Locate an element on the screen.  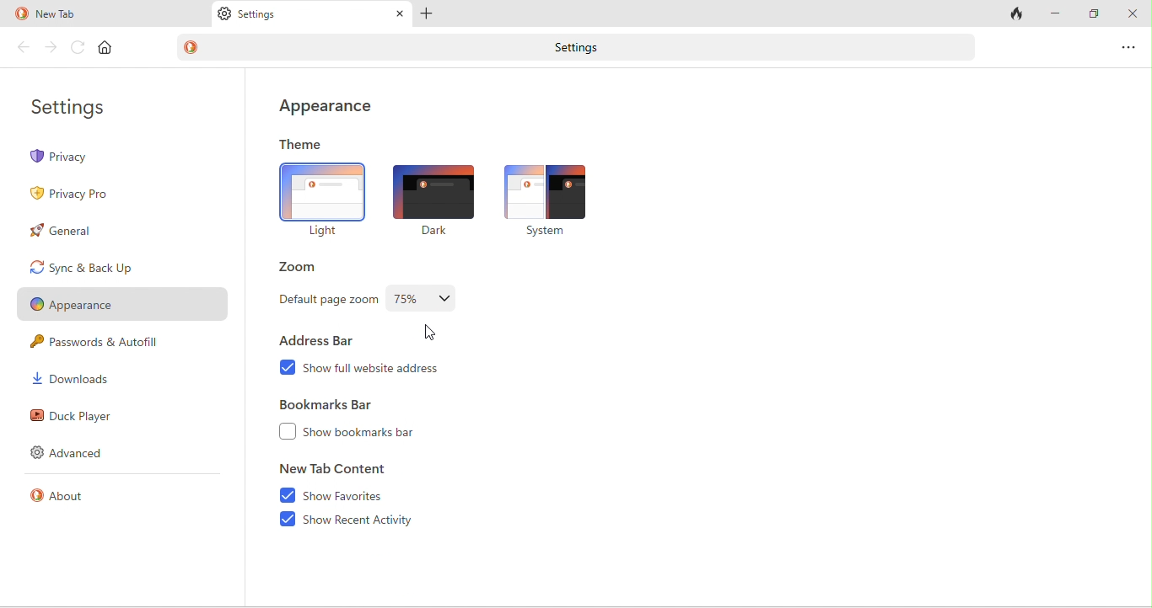
privacy is located at coordinates (124, 157).